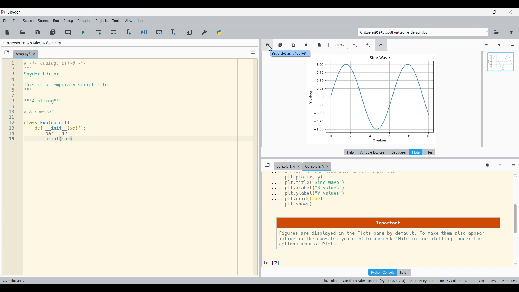 This screenshot has height=292, width=519. I want to click on Previous plot, so click(486, 45).